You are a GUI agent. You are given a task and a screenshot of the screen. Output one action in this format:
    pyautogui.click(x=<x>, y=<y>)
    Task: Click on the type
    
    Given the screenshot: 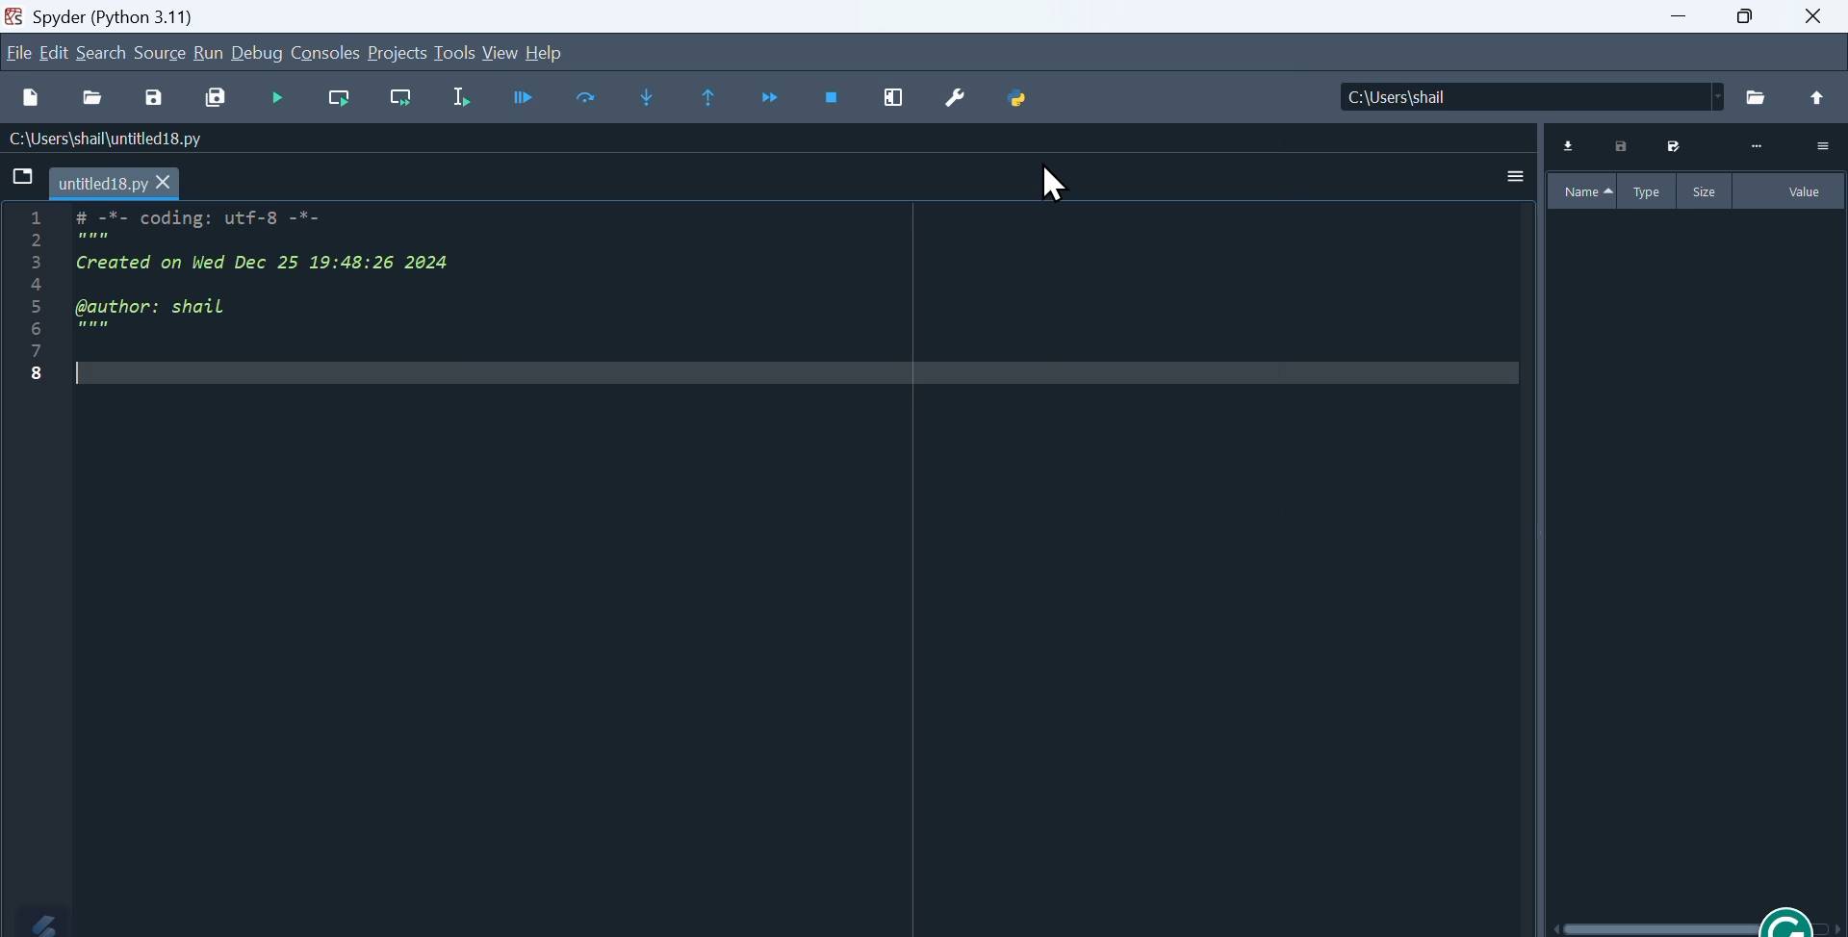 What is the action you would take?
    pyautogui.click(x=1644, y=191)
    